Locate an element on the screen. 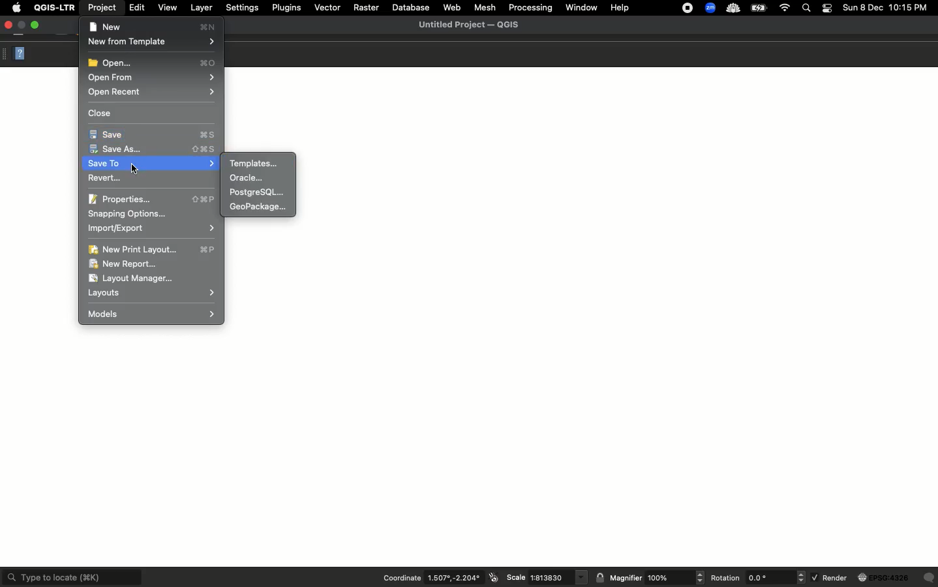 The image size is (938, 587). globe is located at coordinates (885, 578).